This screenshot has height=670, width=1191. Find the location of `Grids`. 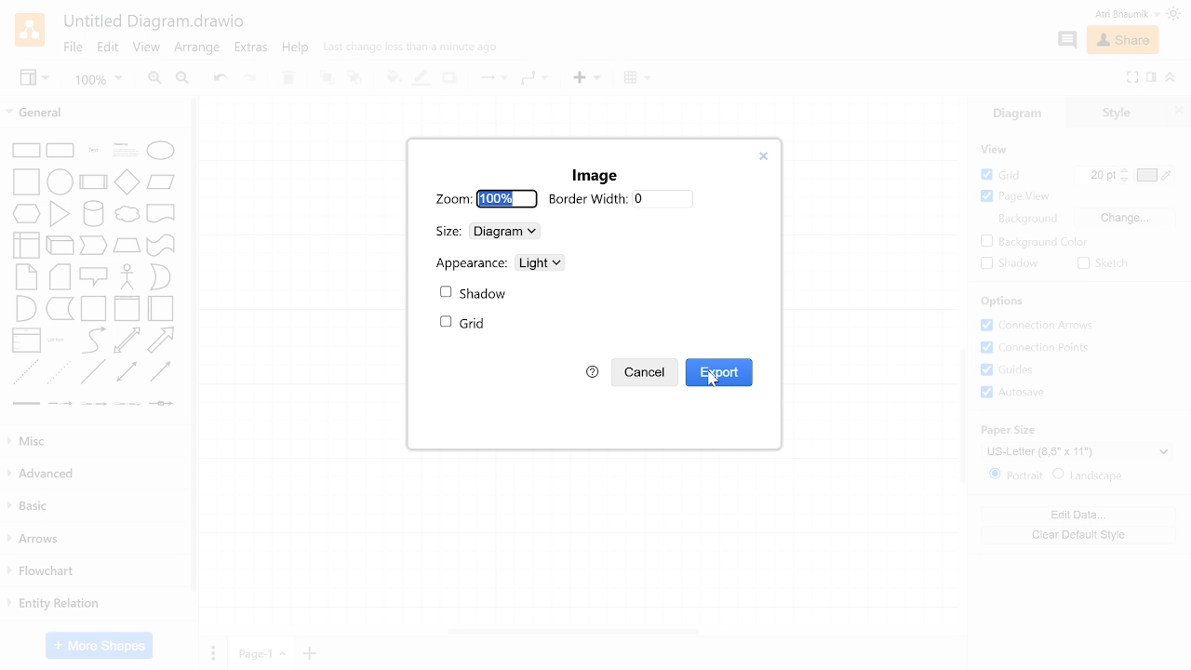

Grids is located at coordinates (1050, 370).